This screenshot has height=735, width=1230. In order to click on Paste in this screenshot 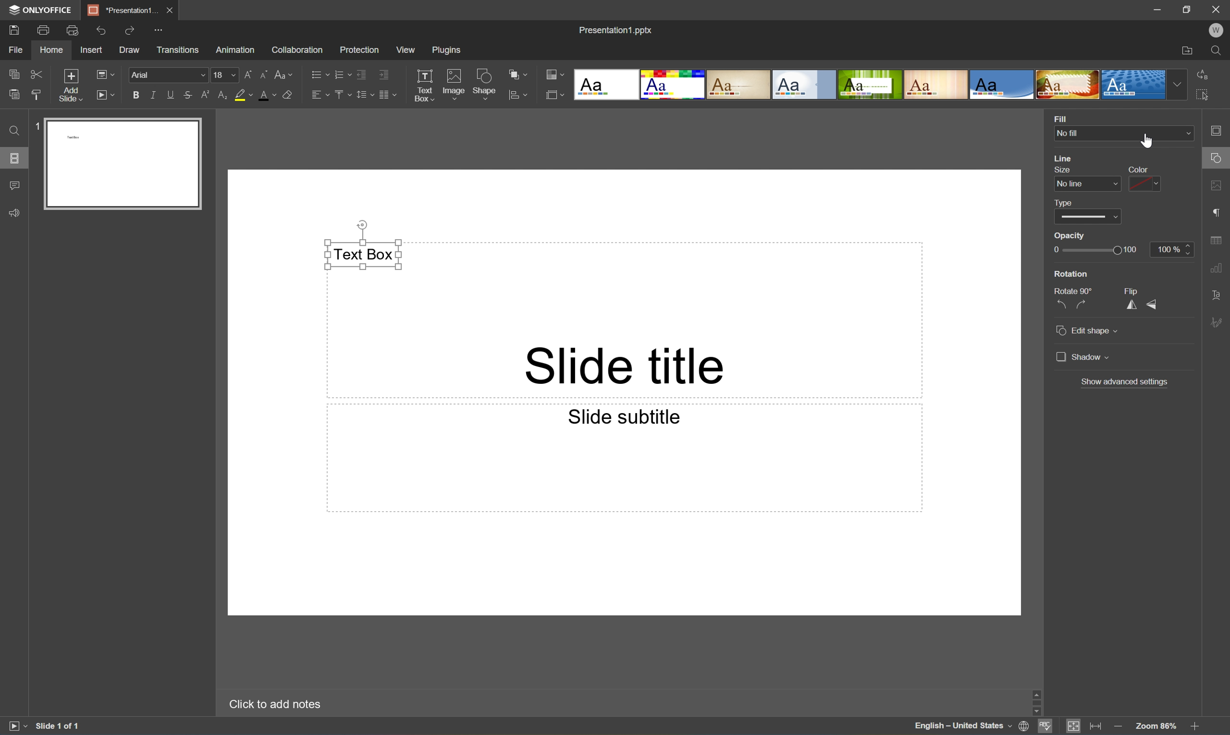, I will do `click(11, 94)`.